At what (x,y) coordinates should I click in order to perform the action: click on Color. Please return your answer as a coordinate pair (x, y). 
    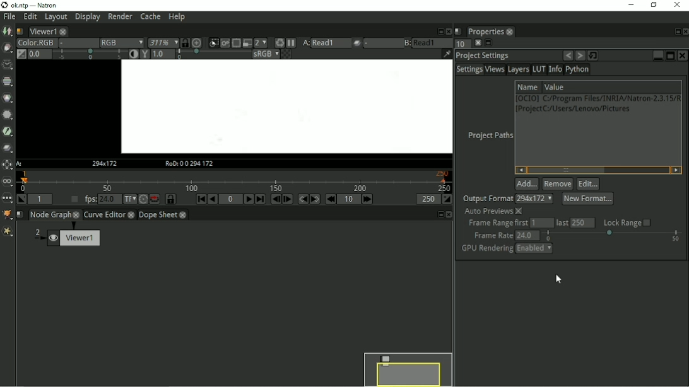
    Looking at the image, I should click on (8, 98).